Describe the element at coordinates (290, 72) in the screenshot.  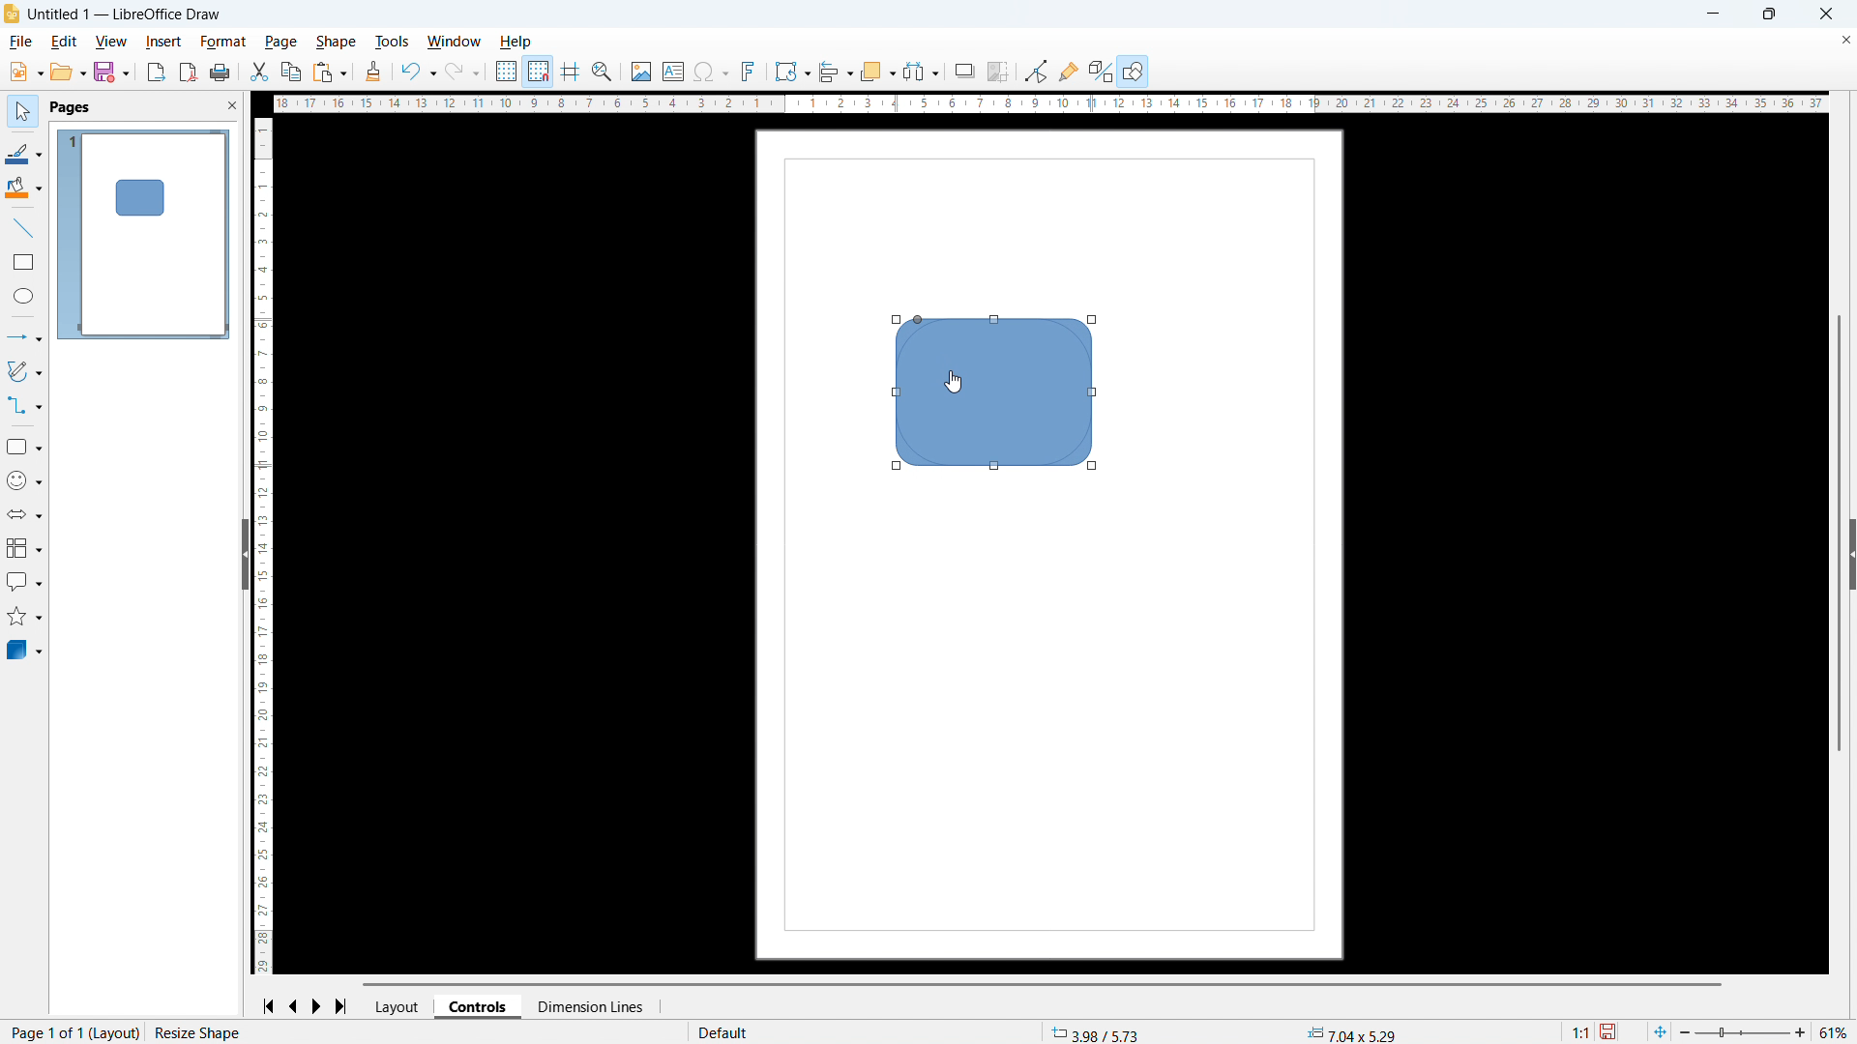
I see `Copy ` at that location.